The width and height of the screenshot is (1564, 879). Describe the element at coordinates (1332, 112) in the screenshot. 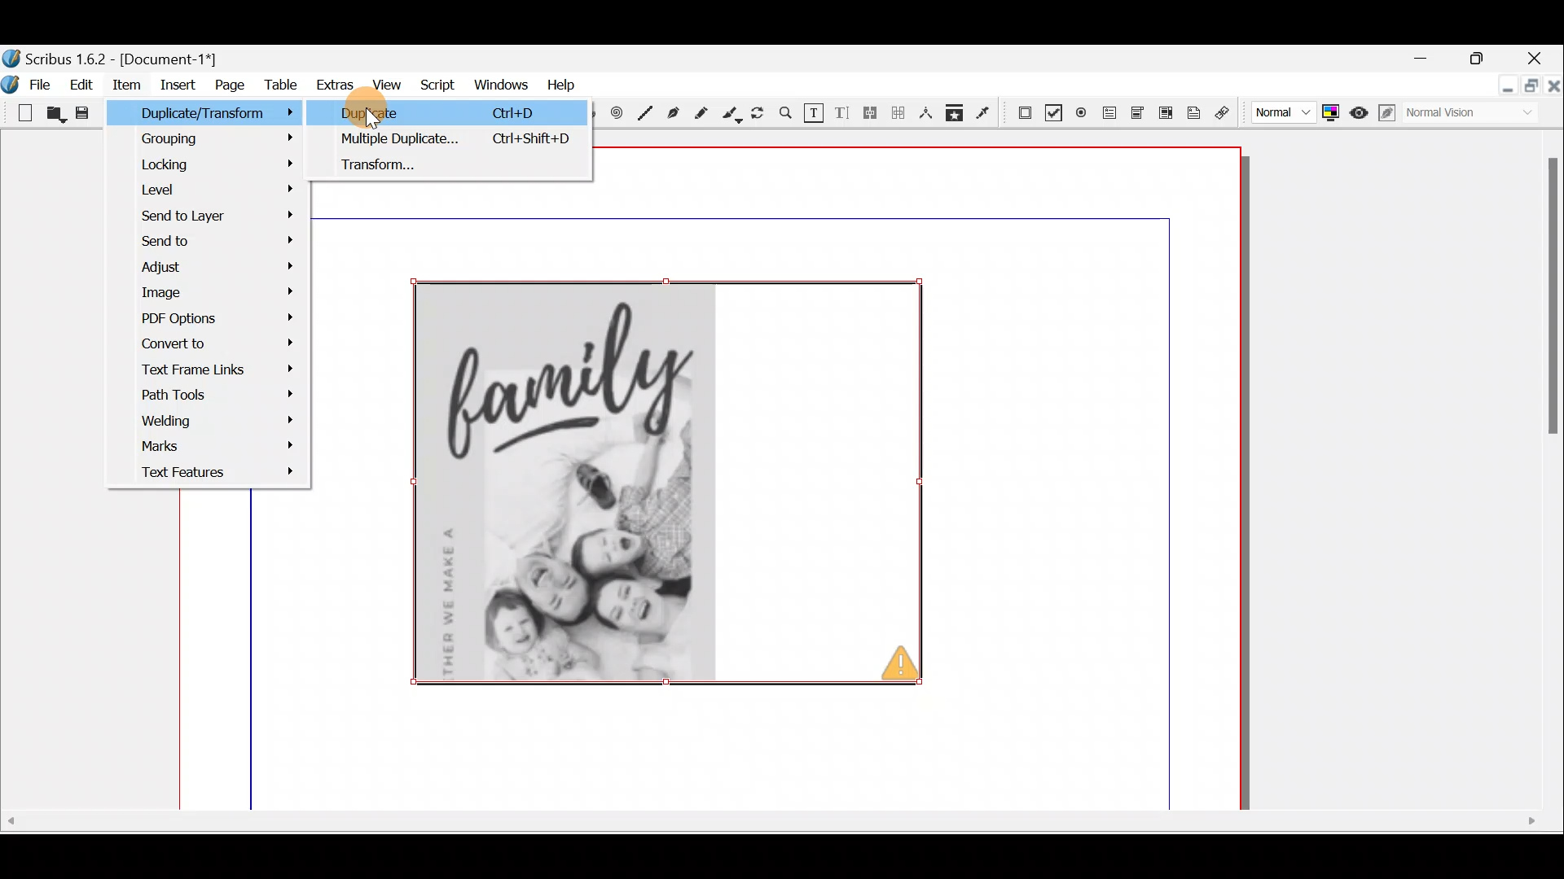

I see `Toggle colour management system` at that location.